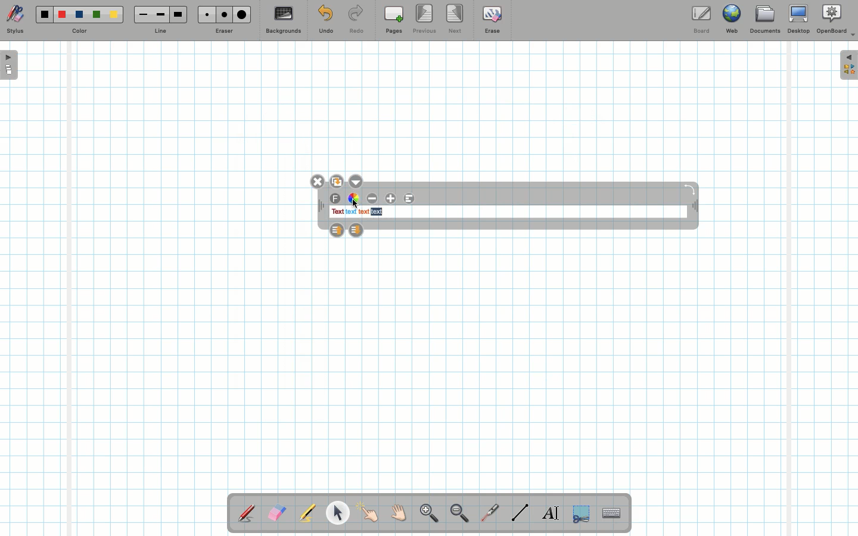  Describe the element at coordinates (373, 198) in the screenshot. I see `Decrease font size` at that location.